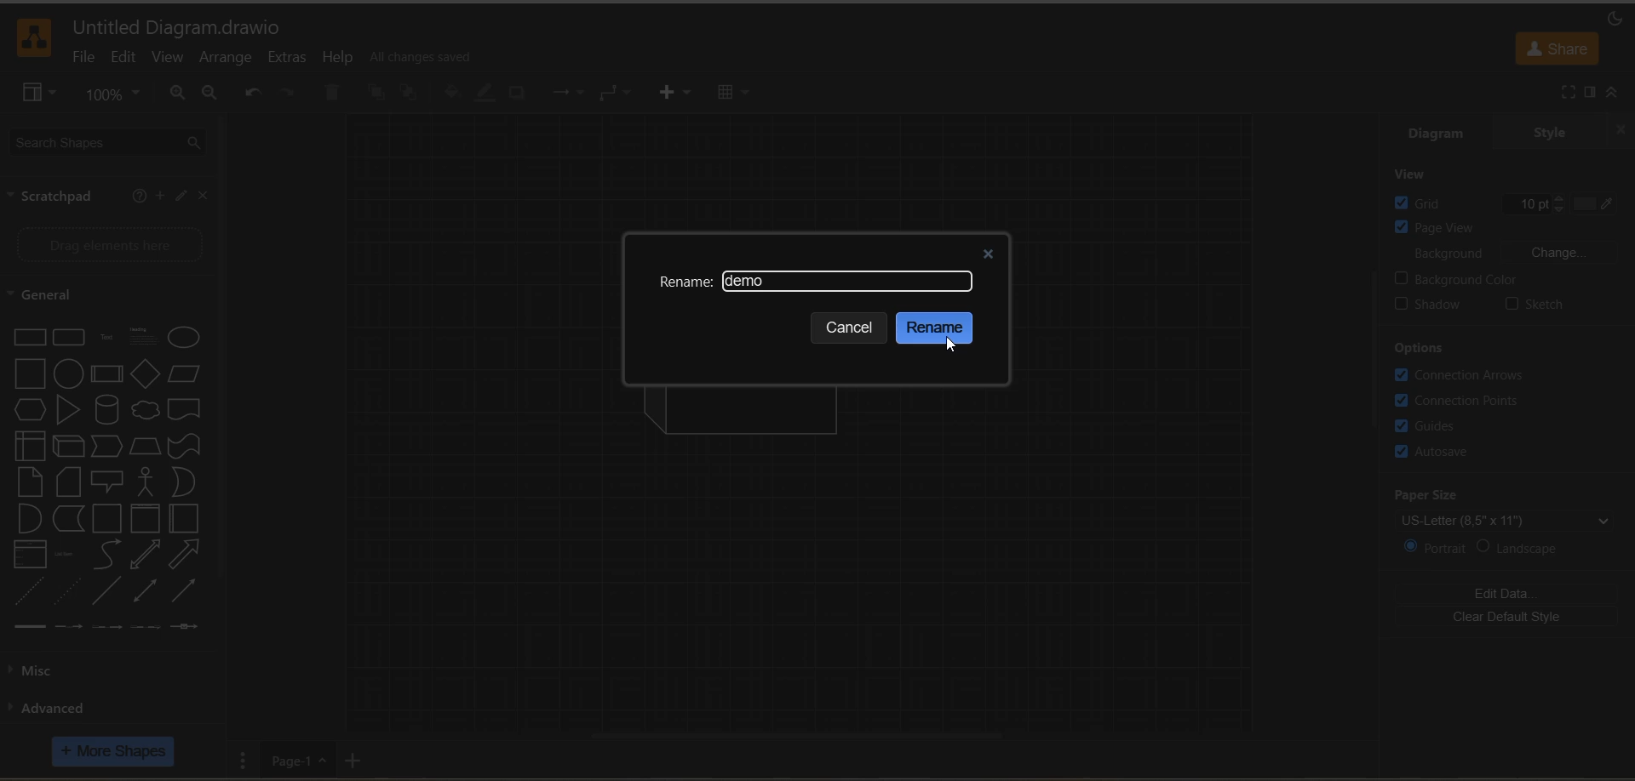  Describe the element at coordinates (178, 197) in the screenshot. I see `edit` at that location.